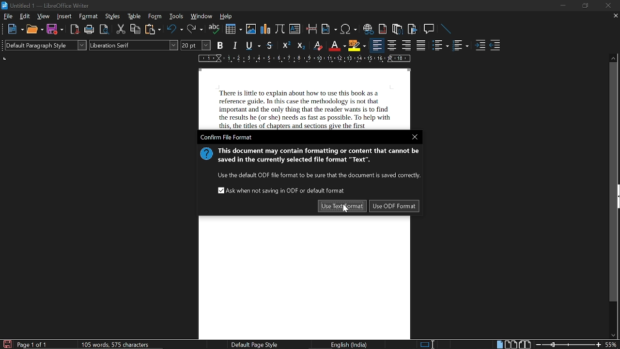 This screenshot has width=620, height=349. Describe the element at coordinates (406, 46) in the screenshot. I see `align right` at that location.